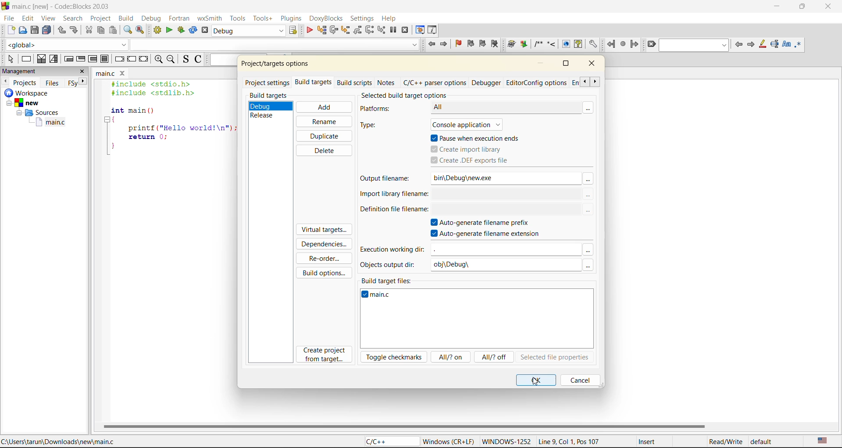 The width and height of the screenshot is (842, 448). What do you see at coordinates (776, 44) in the screenshot?
I see `selected text` at bounding box center [776, 44].